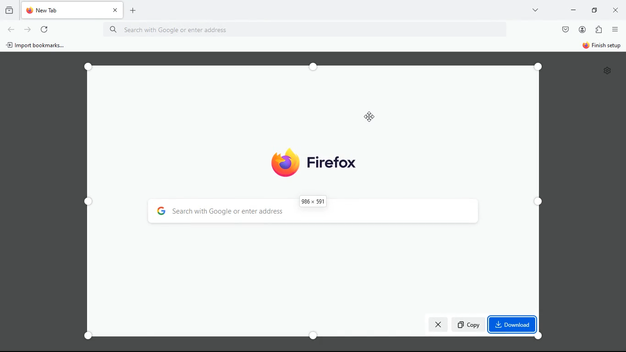  What do you see at coordinates (314, 163) in the screenshot?
I see `Firefox` at bounding box center [314, 163].